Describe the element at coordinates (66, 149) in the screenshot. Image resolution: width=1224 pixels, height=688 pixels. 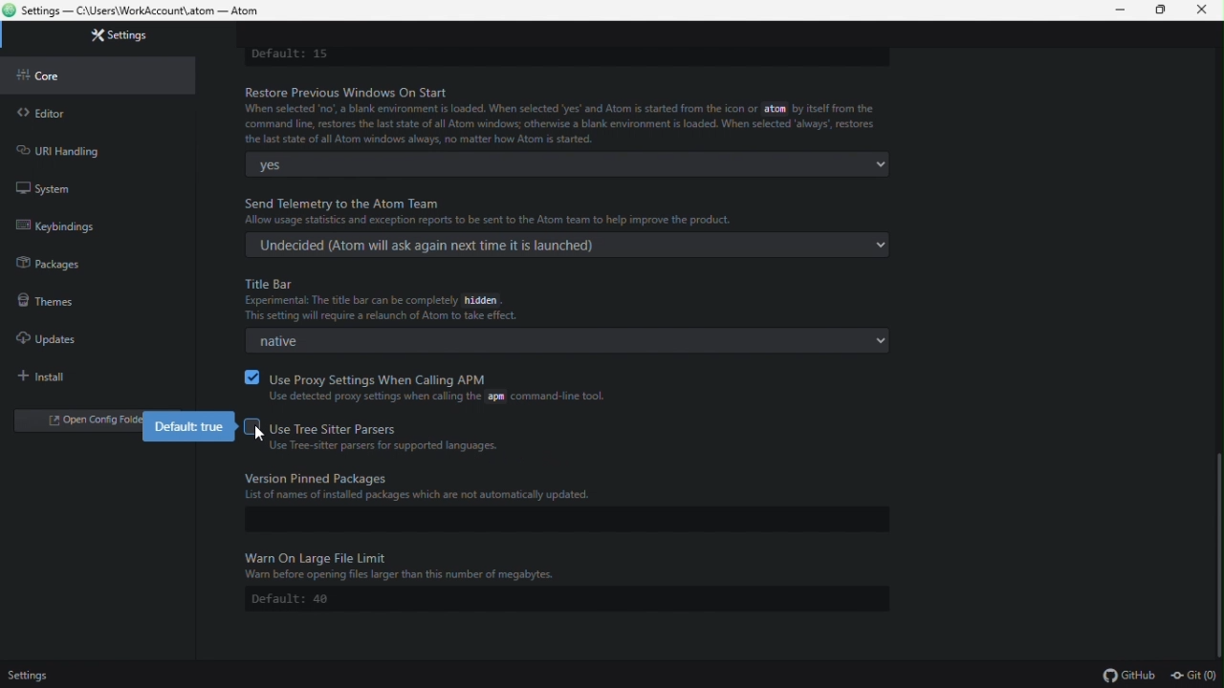
I see `URL handling` at that location.